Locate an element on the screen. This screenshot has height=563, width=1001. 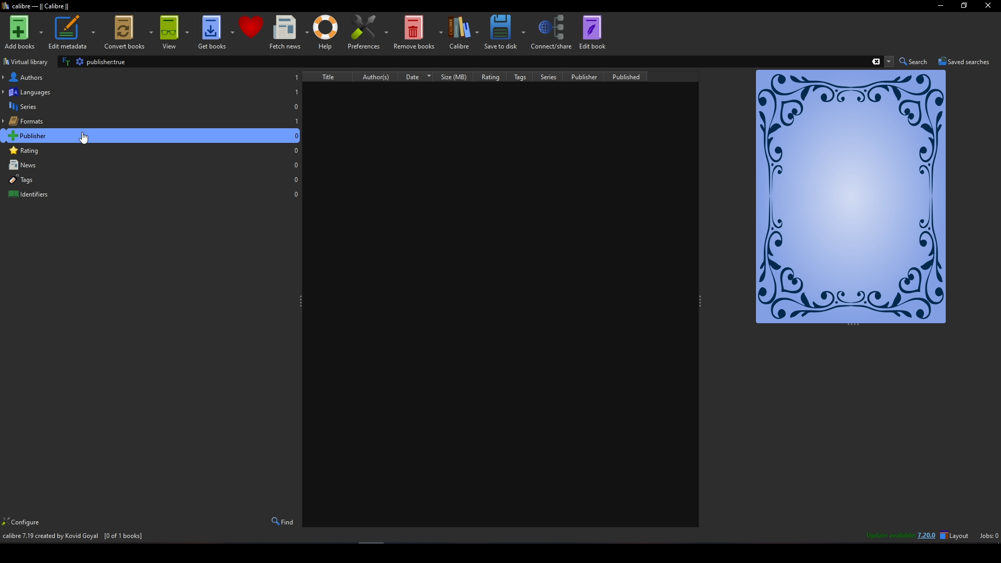
Books panel is located at coordinates (505, 314).